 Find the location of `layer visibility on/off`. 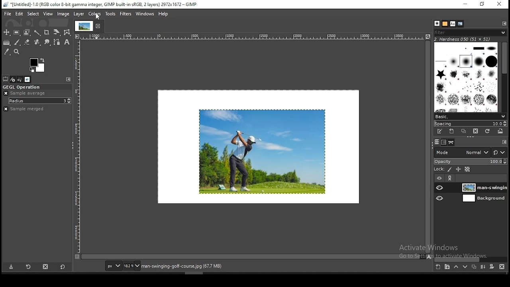

layer visibility on/off is located at coordinates (439, 188).